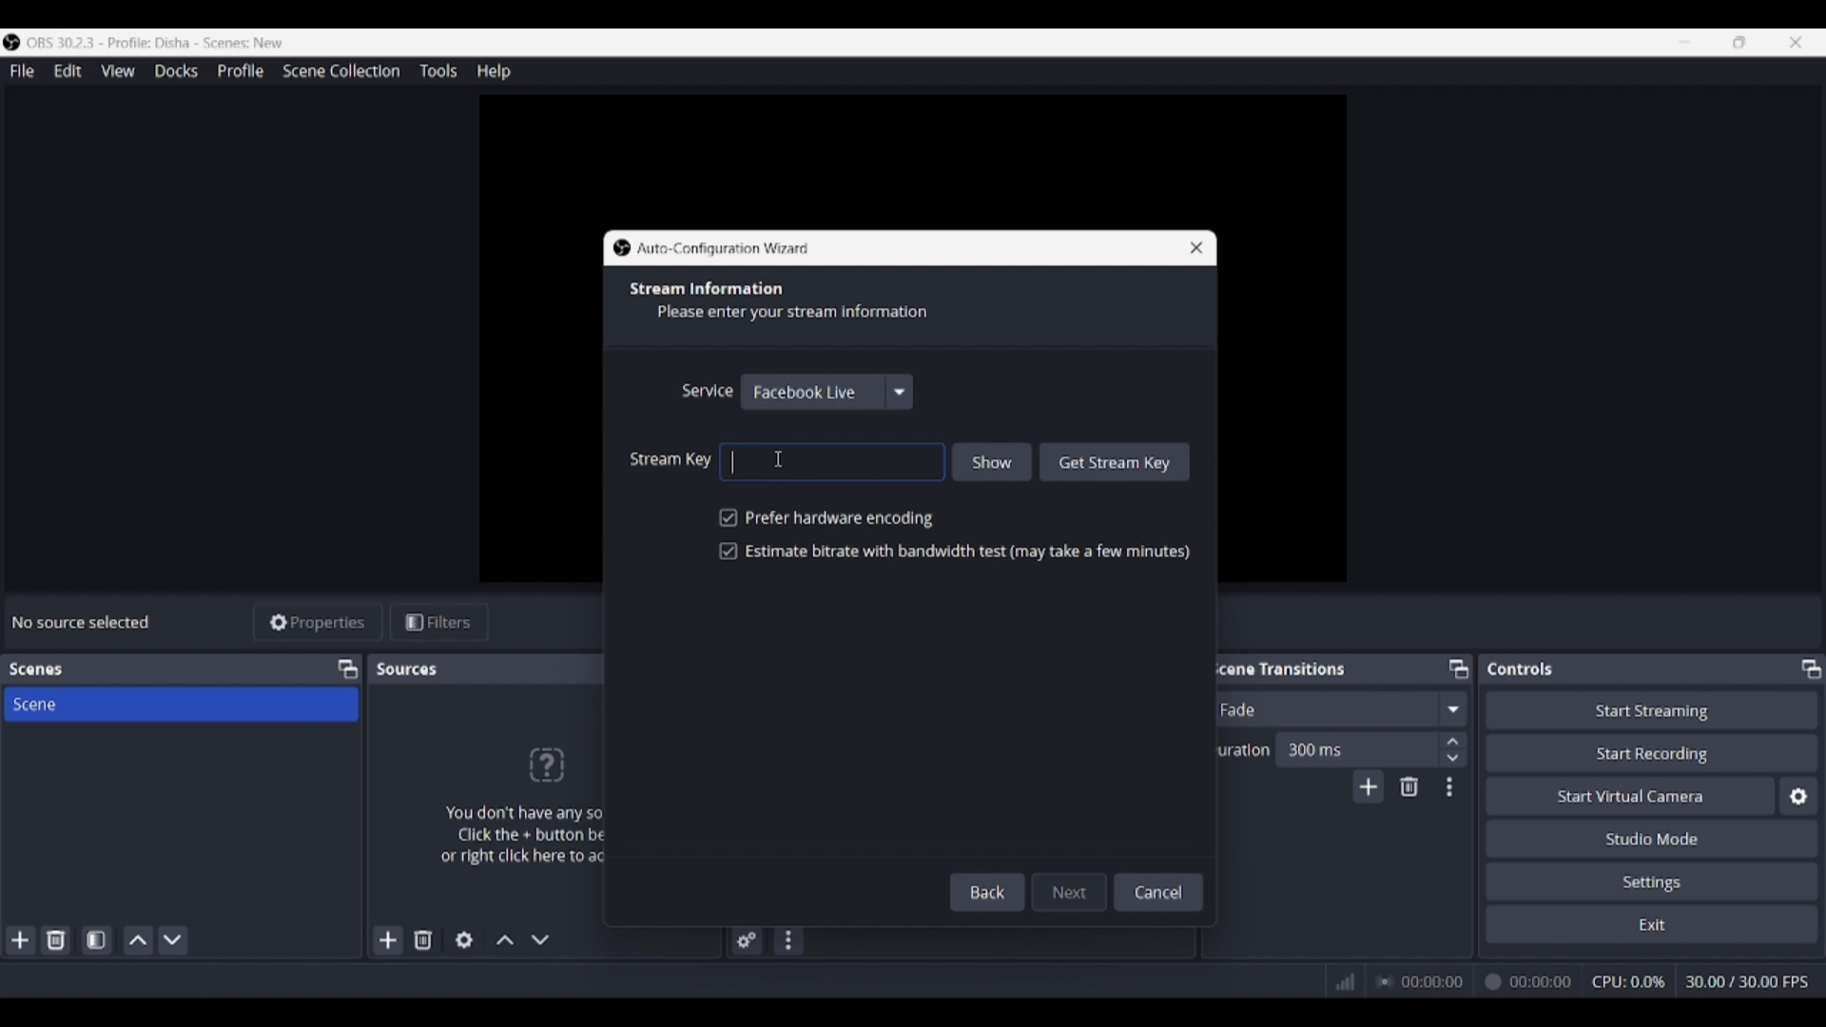 Image resolution: width=1826 pixels, height=1027 pixels. Describe the element at coordinates (347, 669) in the screenshot. I see `Float scenes` at that location.